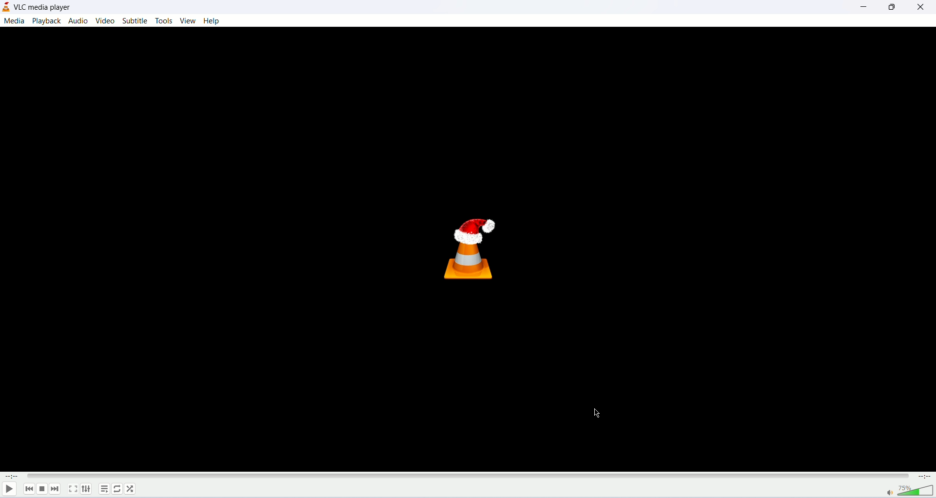 This screenshot has height=498, width=936. What do you see at coordinates (188, 21) in the screenshot?
I see `view` at bounding box center [188, 21].